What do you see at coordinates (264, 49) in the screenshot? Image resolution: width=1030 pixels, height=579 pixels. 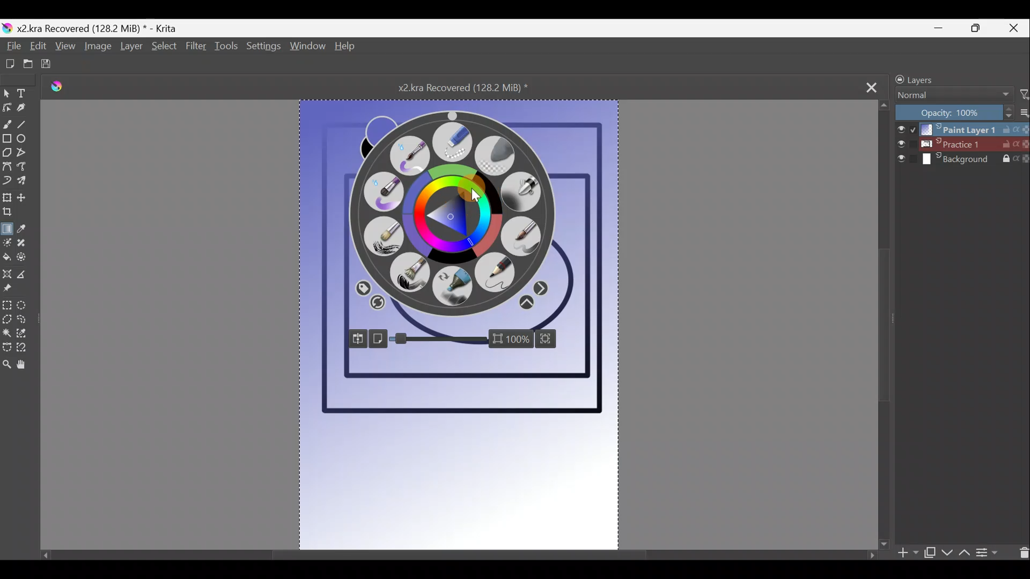 I see `Settings` at bounding box center [264, 49].